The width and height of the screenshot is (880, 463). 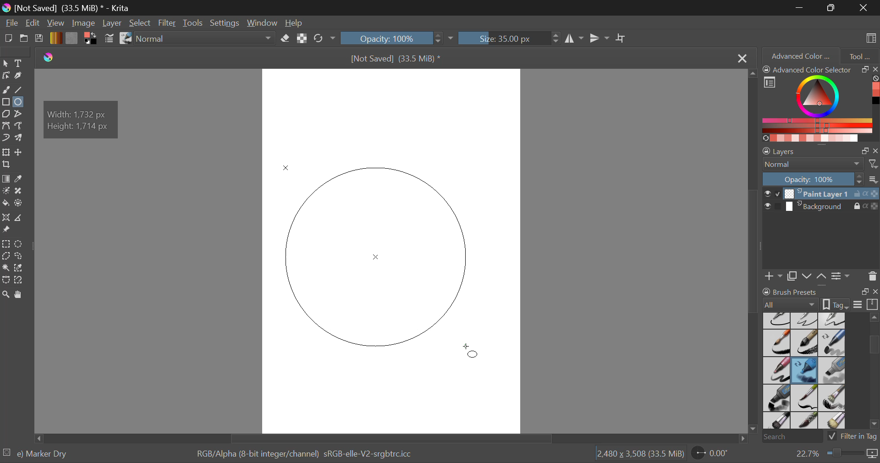 What do you see at coordinates (833, 398) in the screenshot?
I see `Bristles-2 Flat Rough` at bounding box center [833, 398].